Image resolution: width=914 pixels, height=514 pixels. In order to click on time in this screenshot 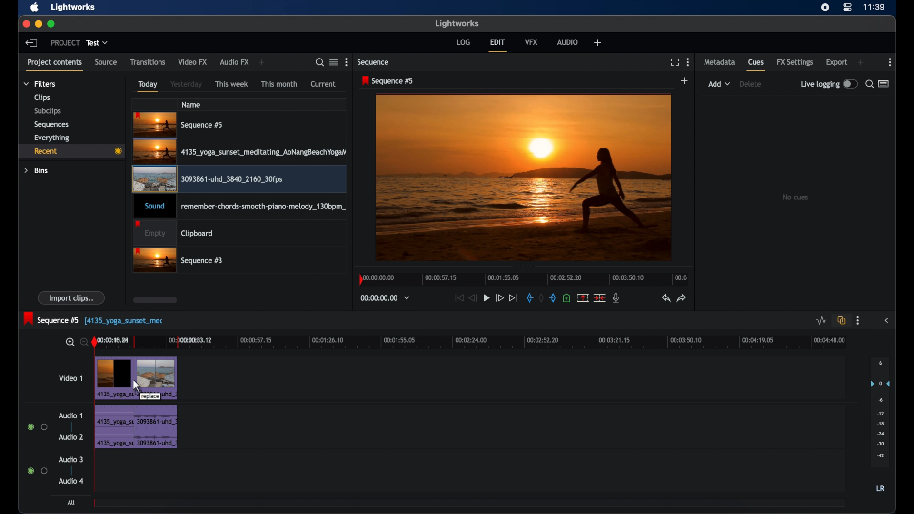, I will do `click(874, 7)`.